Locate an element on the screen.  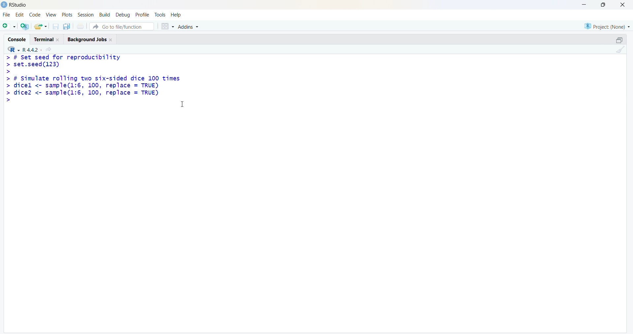
Background jobs is located at coordinates (87, 40).